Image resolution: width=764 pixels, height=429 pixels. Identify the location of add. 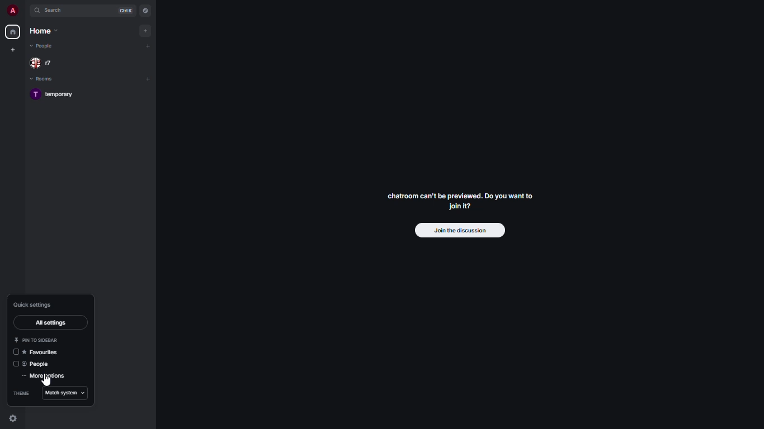
(148, 79).